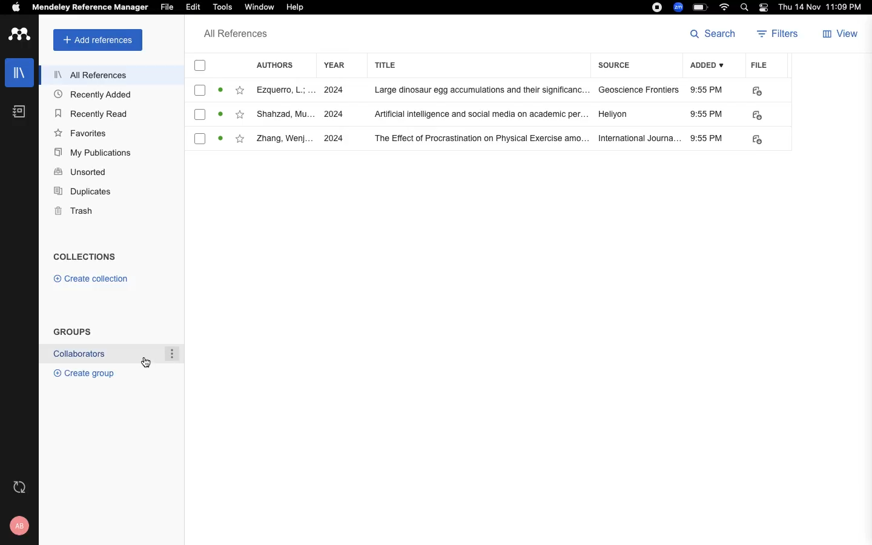 The width and height of the screenshot is (872, 545). Describe the element at coordinates (196, 103) in the screenshot. I see `checkboxes` at that location.